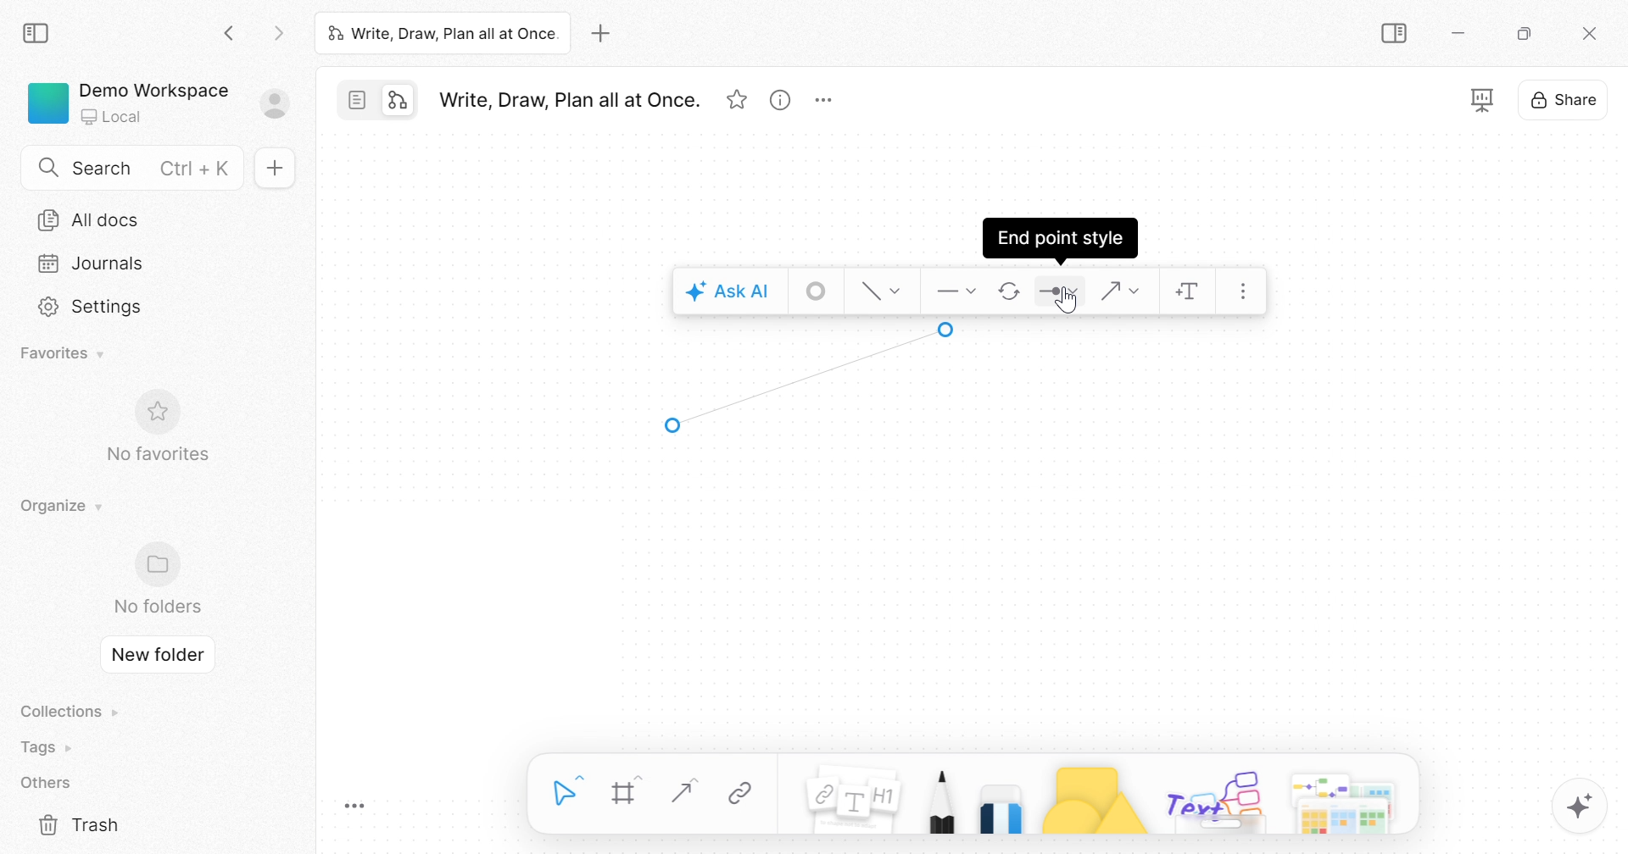  Describe the element at coordinates (113, 118) in the screenshot. I see `Local` at that location.